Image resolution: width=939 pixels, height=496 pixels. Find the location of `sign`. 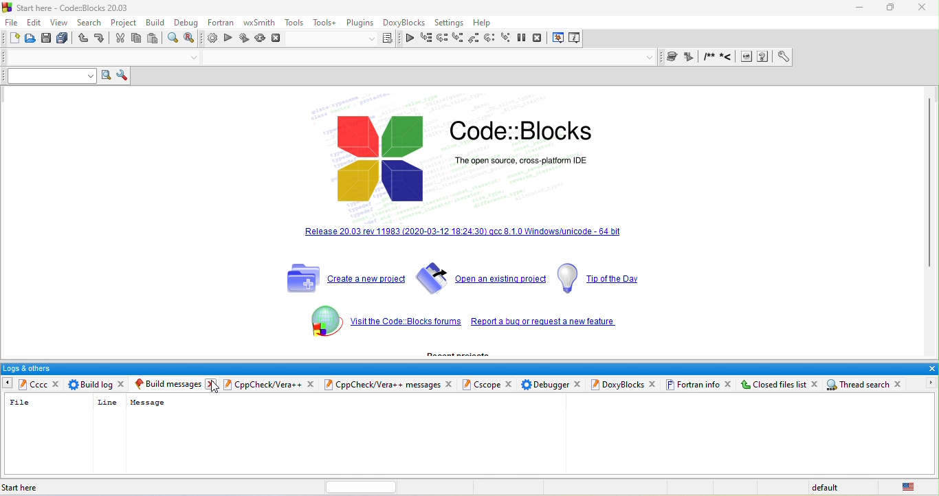

sign is located at coordinates (318, 325).